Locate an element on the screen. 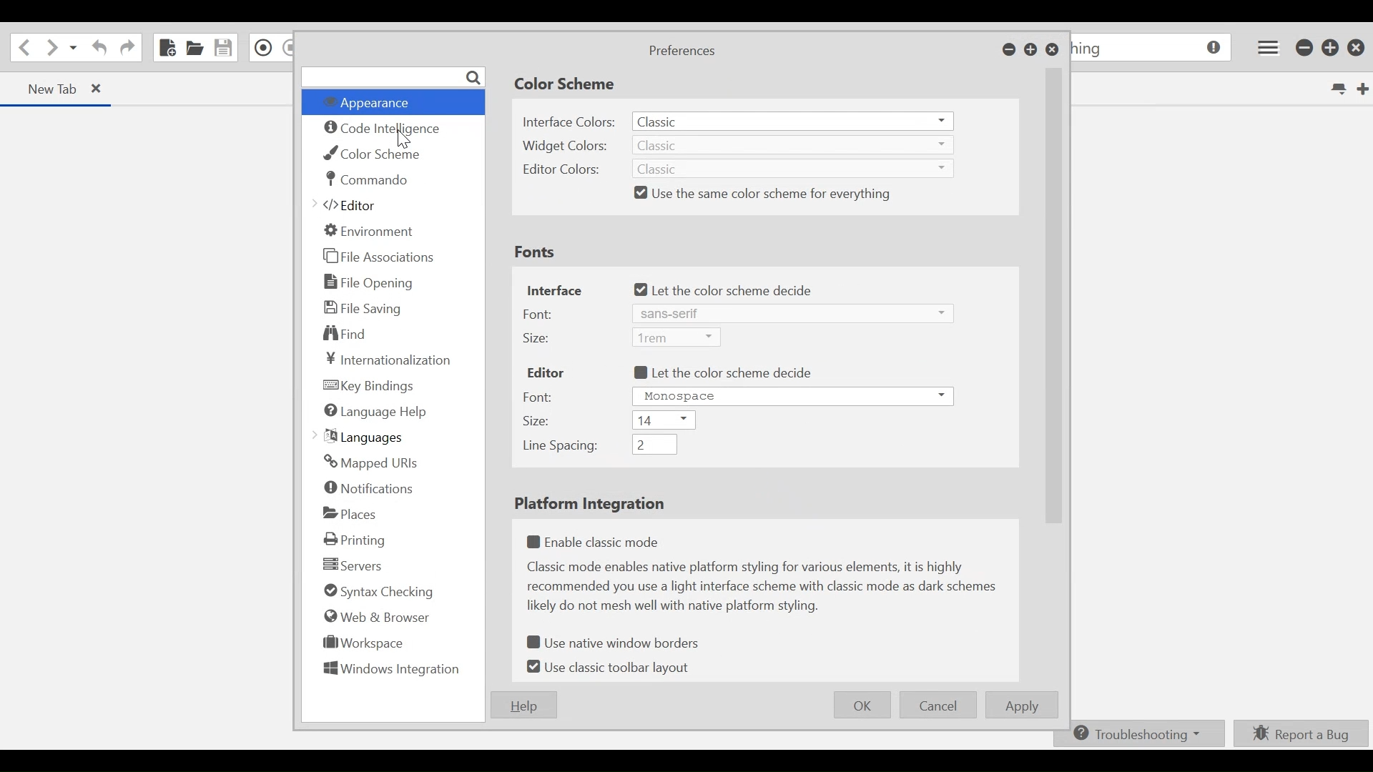  Close is located at coordinates (1052, 51).